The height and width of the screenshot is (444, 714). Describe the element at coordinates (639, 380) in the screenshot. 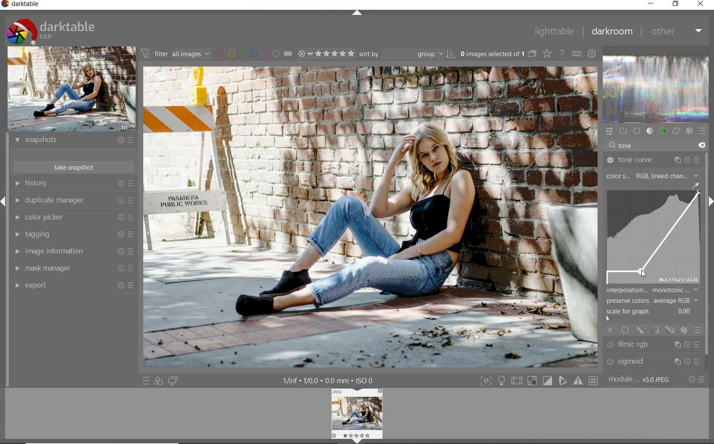

I see `module` at that location.